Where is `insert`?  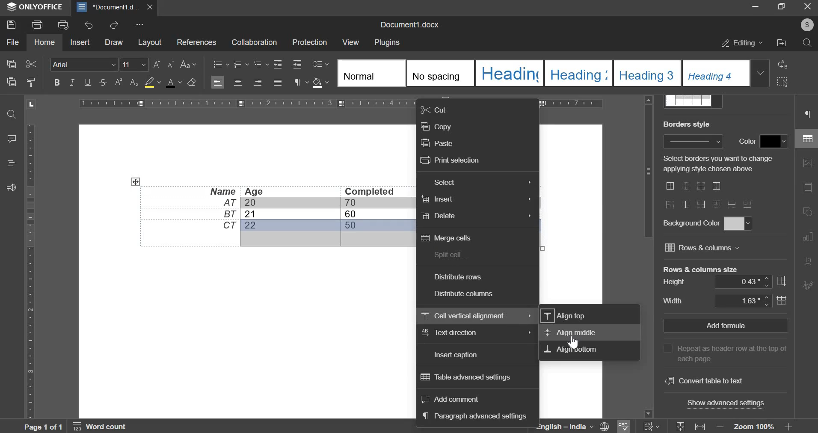 insert is located at coordinates (437, 199).